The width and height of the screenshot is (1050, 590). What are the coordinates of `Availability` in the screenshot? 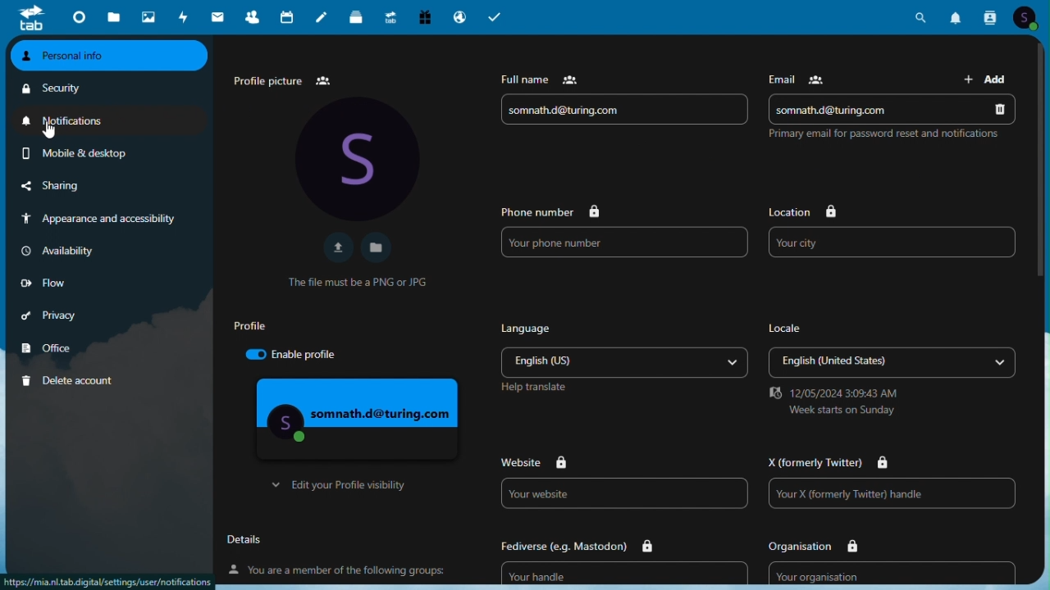 It's located at (60, 249).